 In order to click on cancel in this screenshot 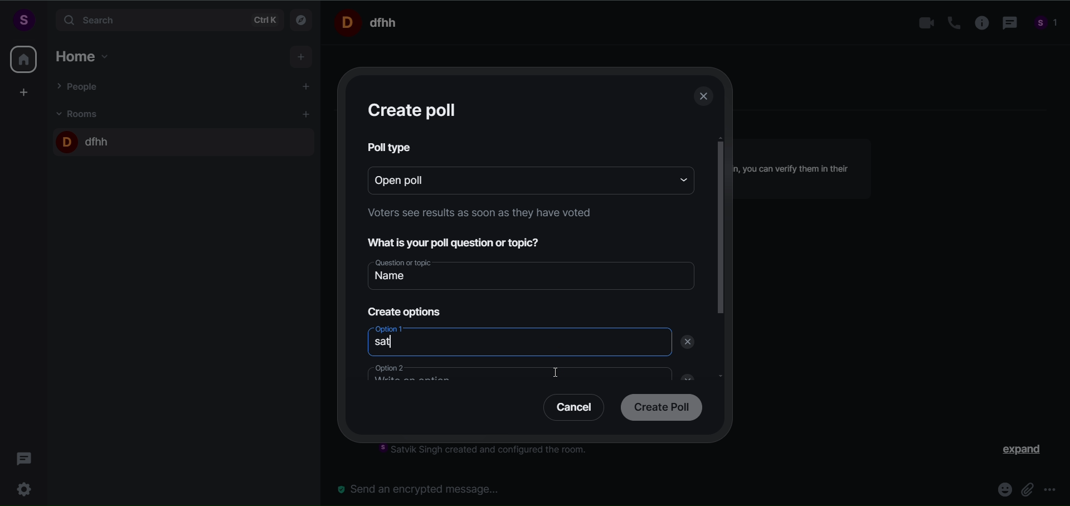, I will do `click(570, 410)`.